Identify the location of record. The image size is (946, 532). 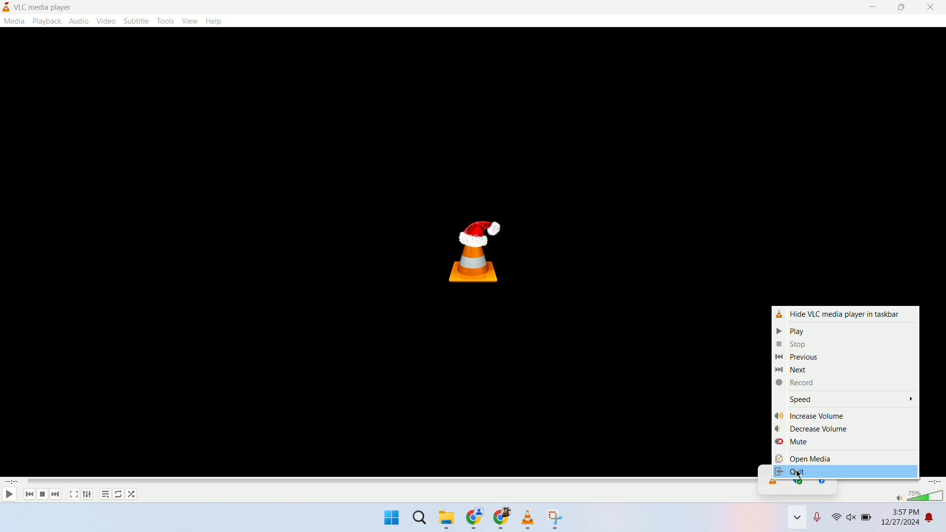
(845, 383).